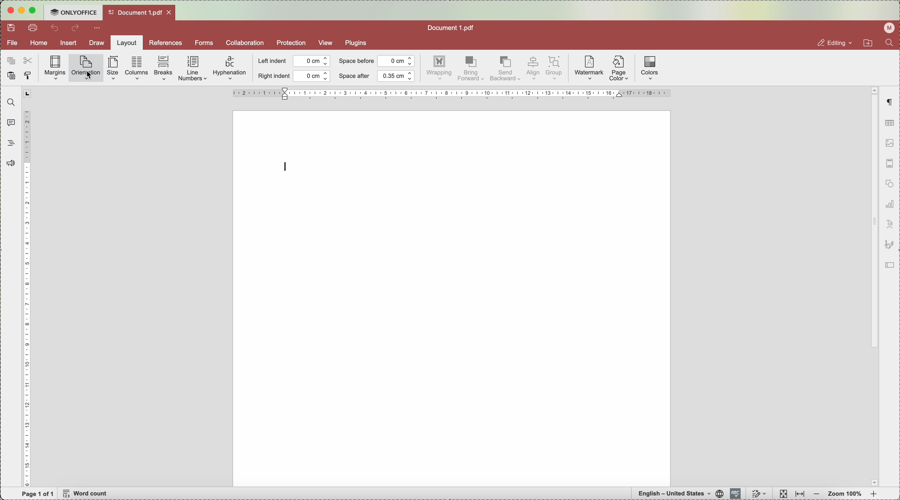 The height and width of the screenshot is (500, 900). What do you see at coordinates (845, 494) in the screenshot?
I see `zoom 100%` at bounding box center [845, 494].